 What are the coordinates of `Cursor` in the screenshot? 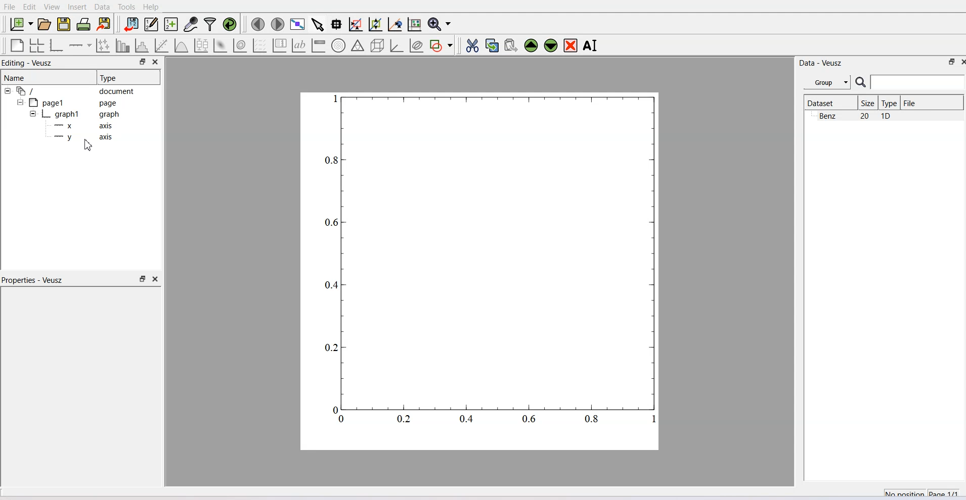 It's located at (89, 144).